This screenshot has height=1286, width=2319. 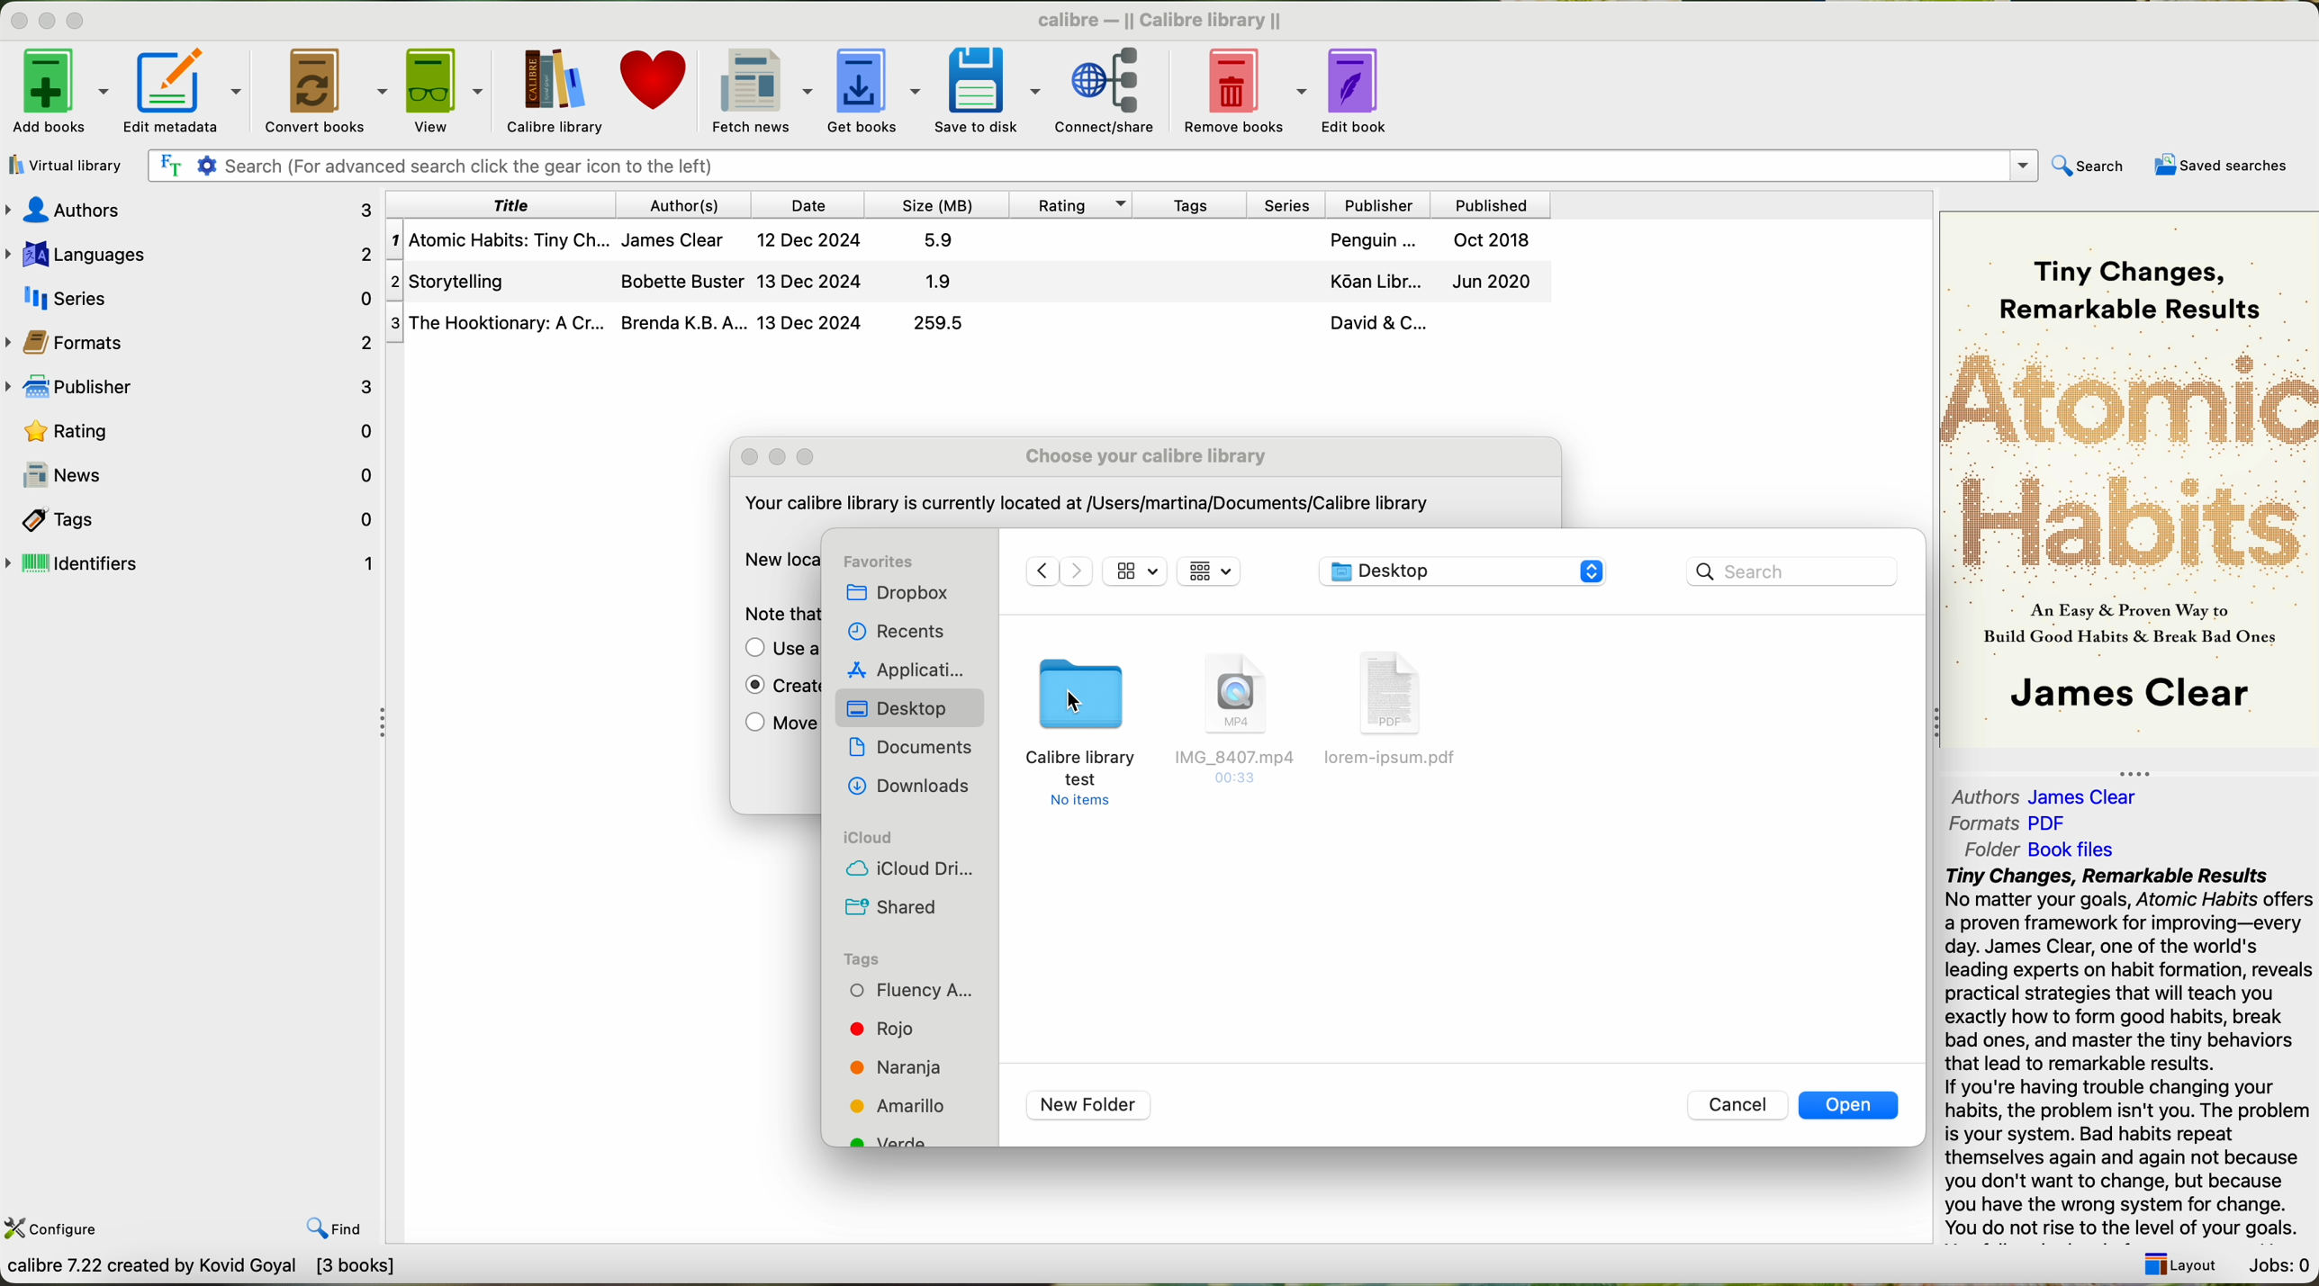 I want to click on move, so click(x=777, y=726).